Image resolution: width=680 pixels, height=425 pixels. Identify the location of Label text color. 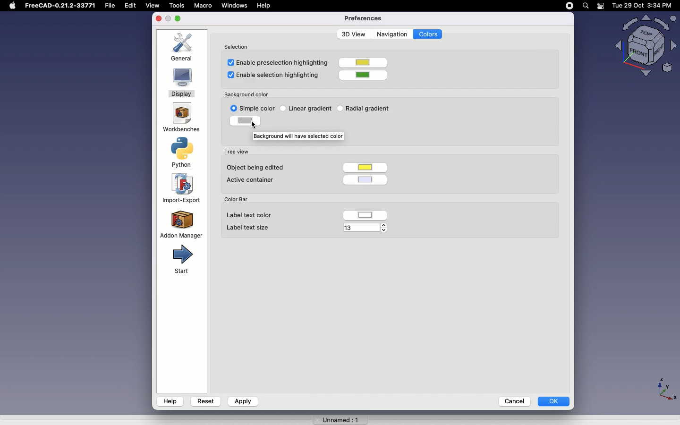
(250, 216).